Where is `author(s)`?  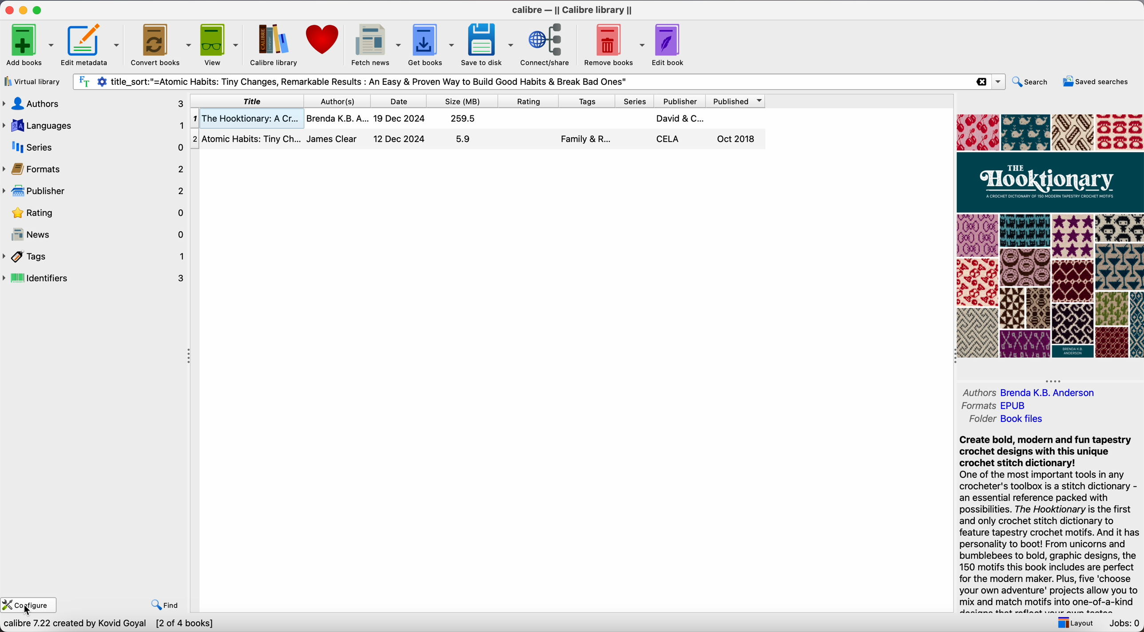
author(s) is located at coordinates (338, 100).